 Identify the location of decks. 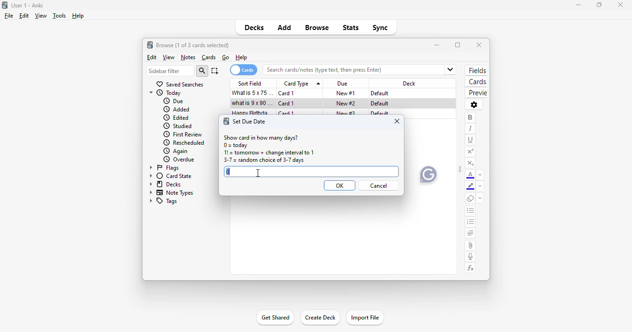
(254, 27).